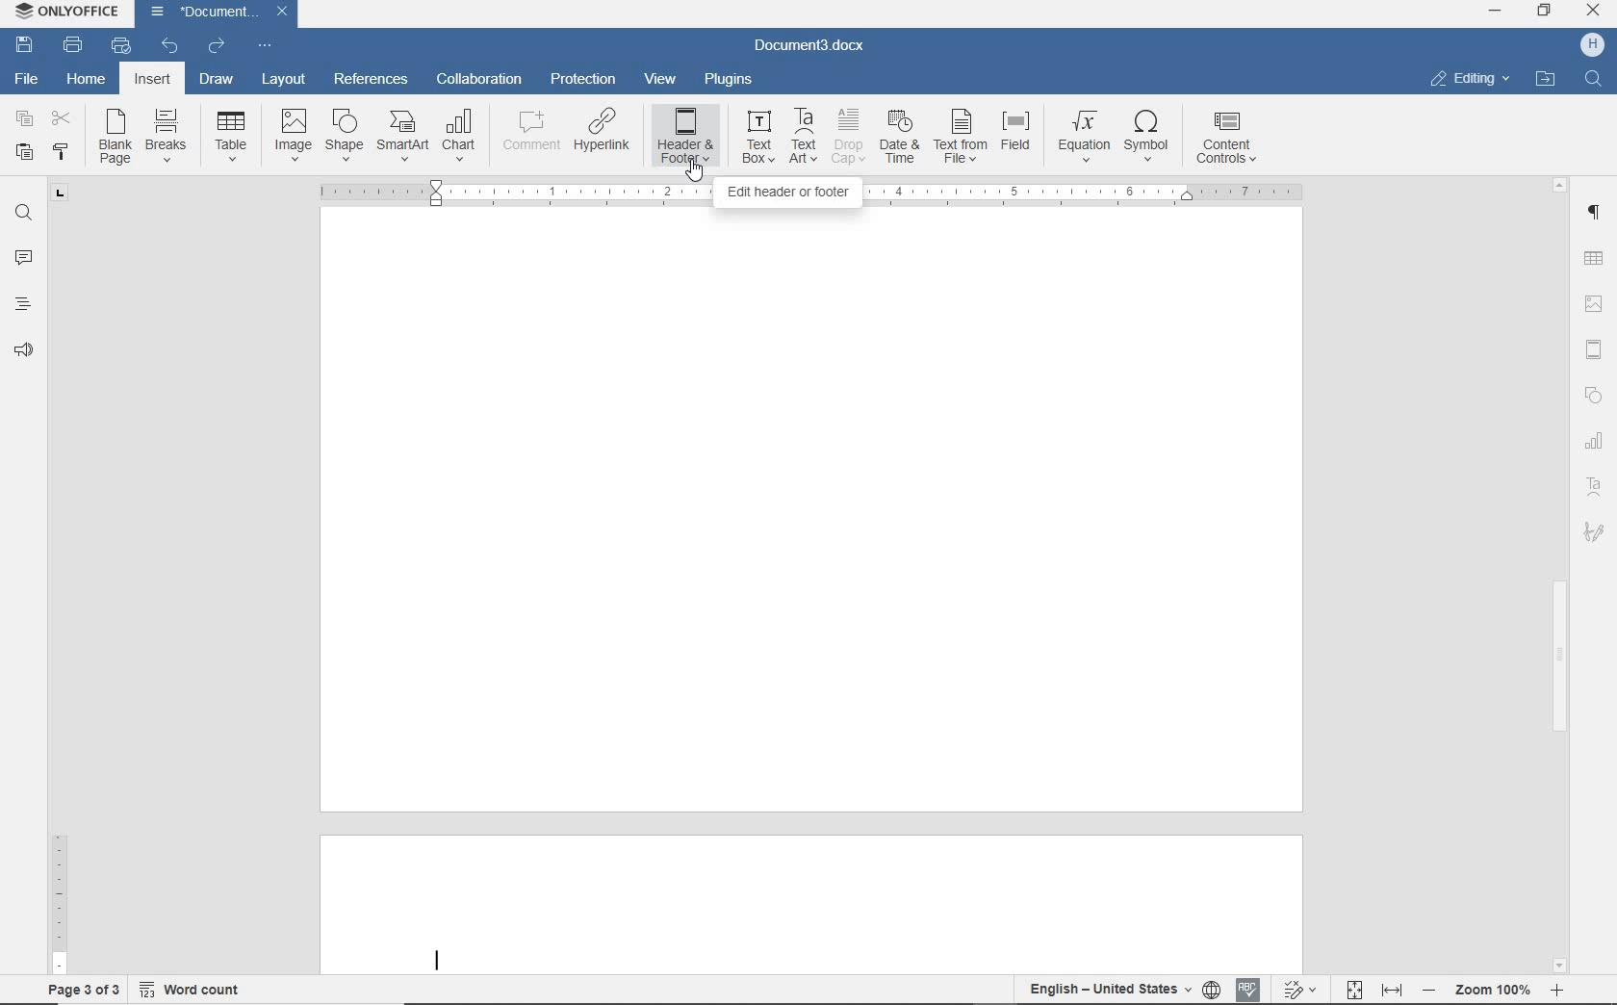  What do you see at coordinates (1591, 46) in the screenshot?
I see `H` at bounding box center [1591, 46].